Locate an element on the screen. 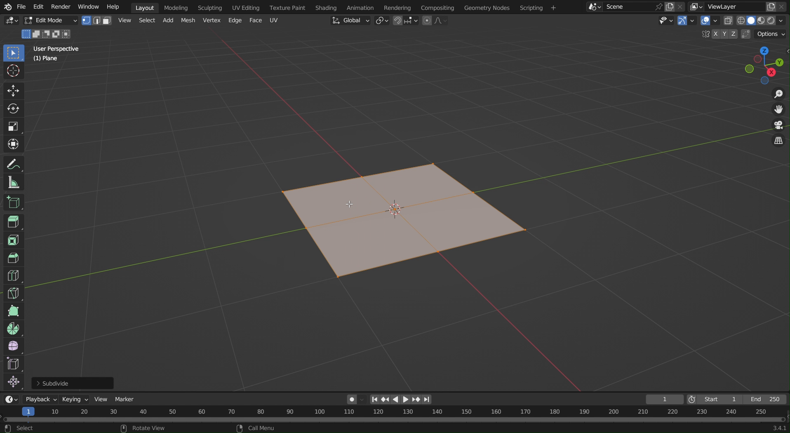 This screenshot has height=433, width=790. Plane is located at coordinates (47, 60).